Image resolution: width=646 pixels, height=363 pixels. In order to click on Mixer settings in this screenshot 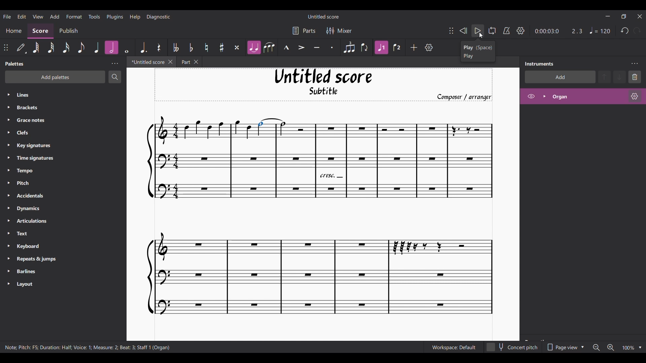, I will do `click(339, 31)`.